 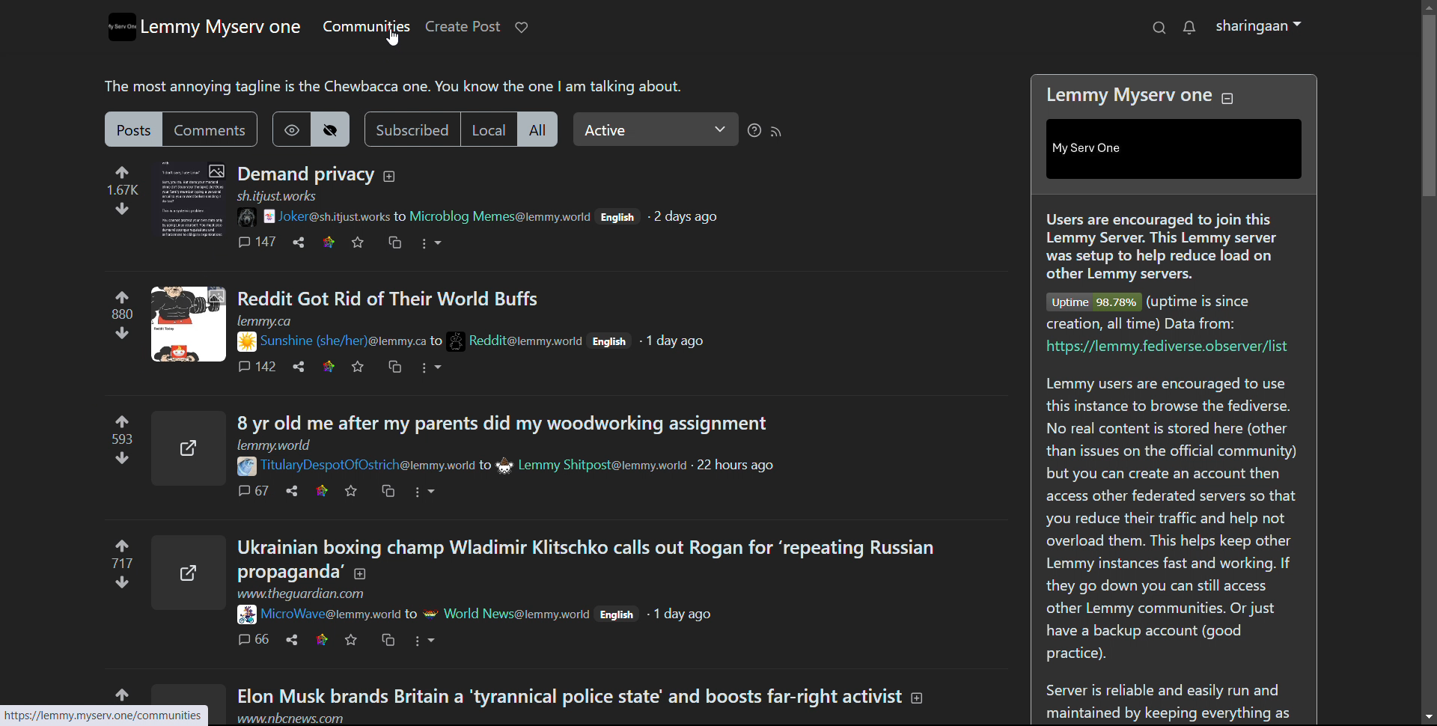 What do you see at coordinates (122, 586) in the screenshot?
I see `downvote` at bounding box center [122, 586].